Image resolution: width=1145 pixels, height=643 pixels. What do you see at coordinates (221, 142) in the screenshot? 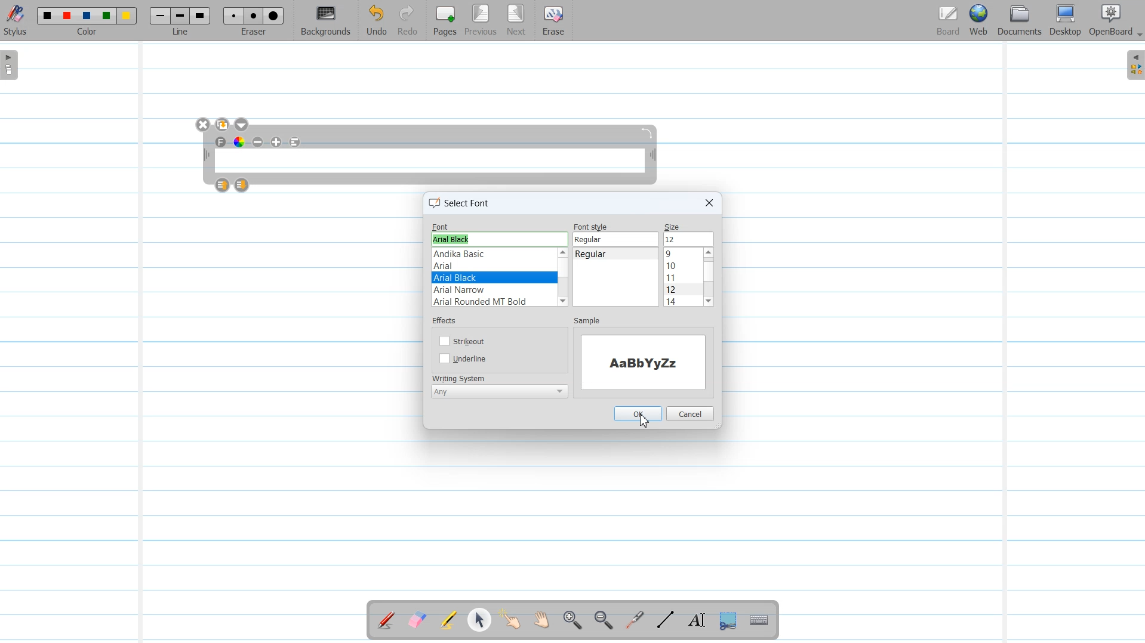
I see `Text Font ` at bounding box center [221, 142].